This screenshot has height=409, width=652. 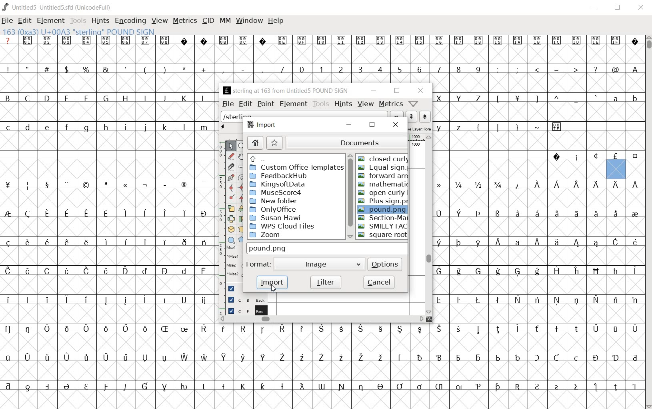 What do you see at coordinates (517, 100) in the screenshot?
I see `Symbol` at bounding box center [517, 100].